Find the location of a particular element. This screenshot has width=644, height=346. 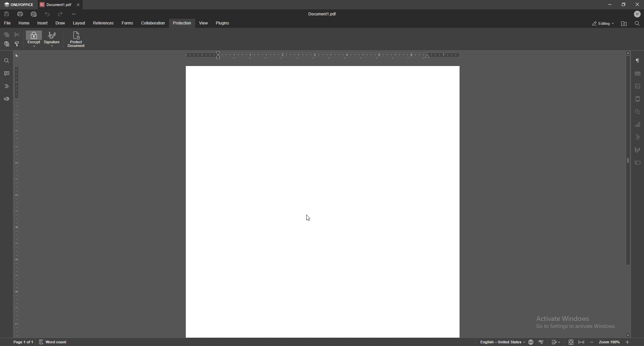

plugins is located at coordinates (223, 23).